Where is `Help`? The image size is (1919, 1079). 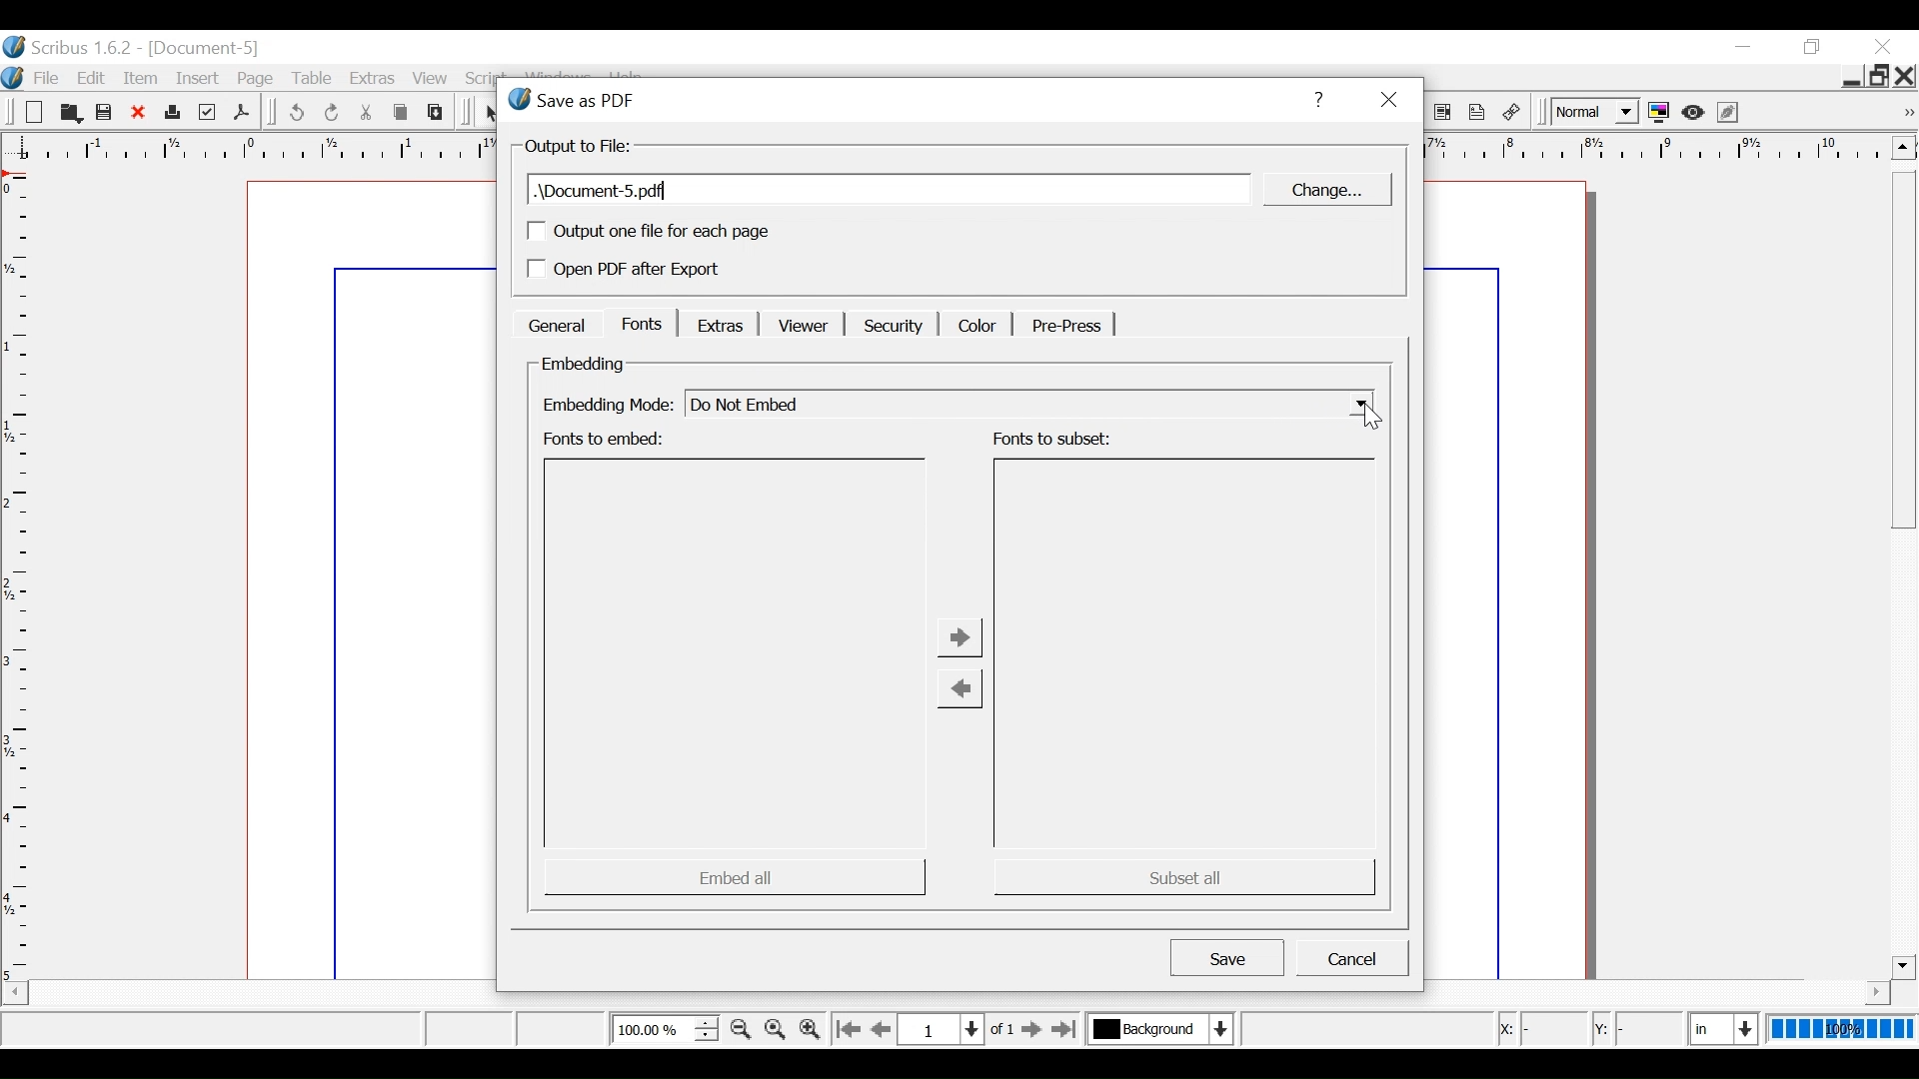
Help is located at coordinates (1316, 99).